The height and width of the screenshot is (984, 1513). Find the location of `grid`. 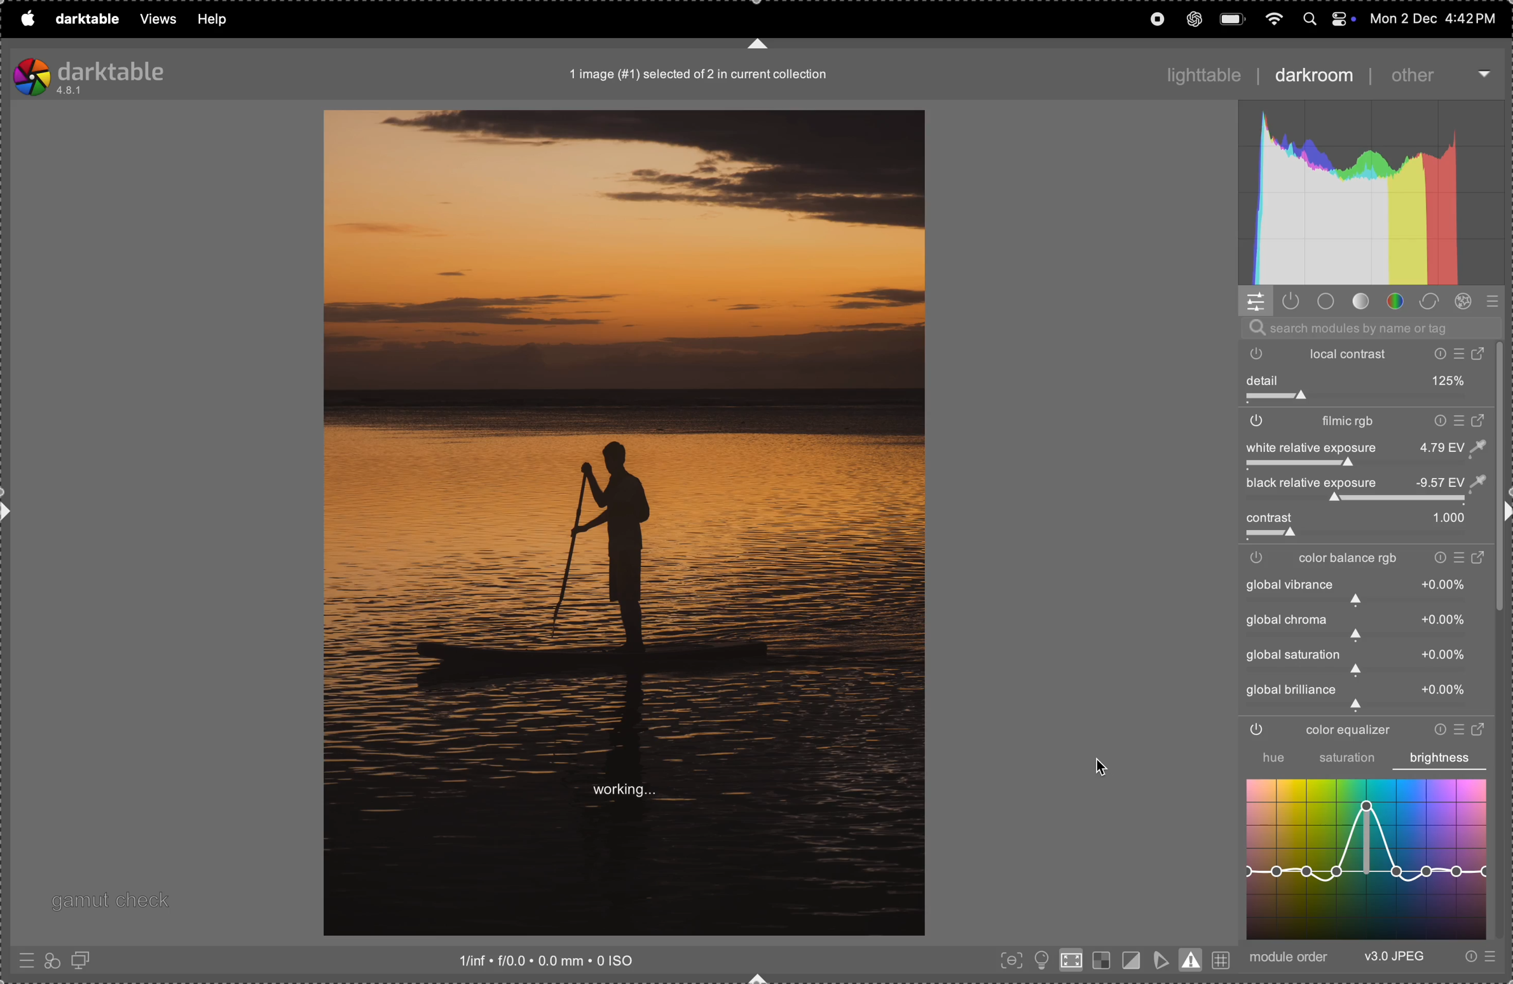

grid is located at coordinates (1222, 958).